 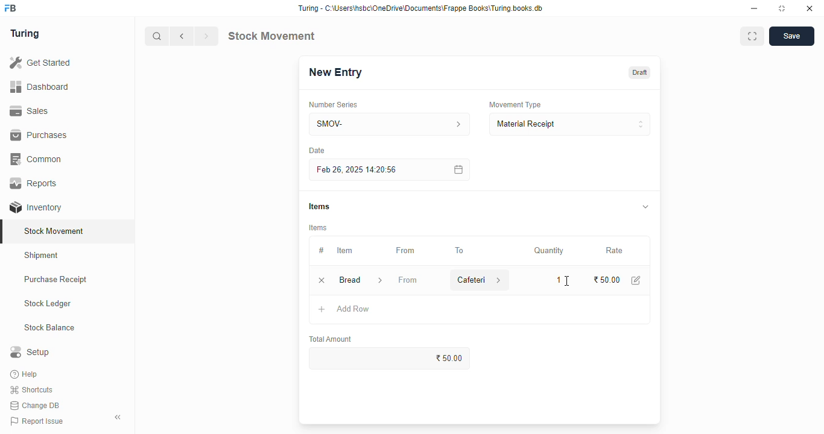 I want to click on help, so click(x=25, y=374).